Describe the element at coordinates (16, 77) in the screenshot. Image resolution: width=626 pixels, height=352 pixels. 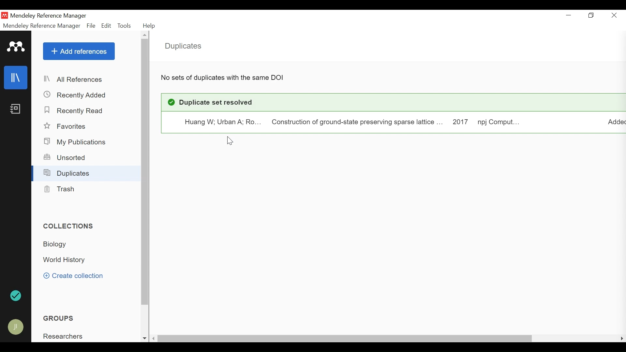
I see `Library` at that location.